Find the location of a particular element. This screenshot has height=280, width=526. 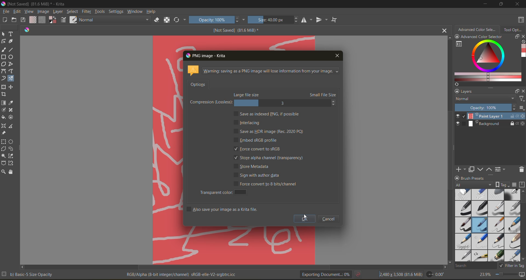

tool is located at coordinates (11, 110).